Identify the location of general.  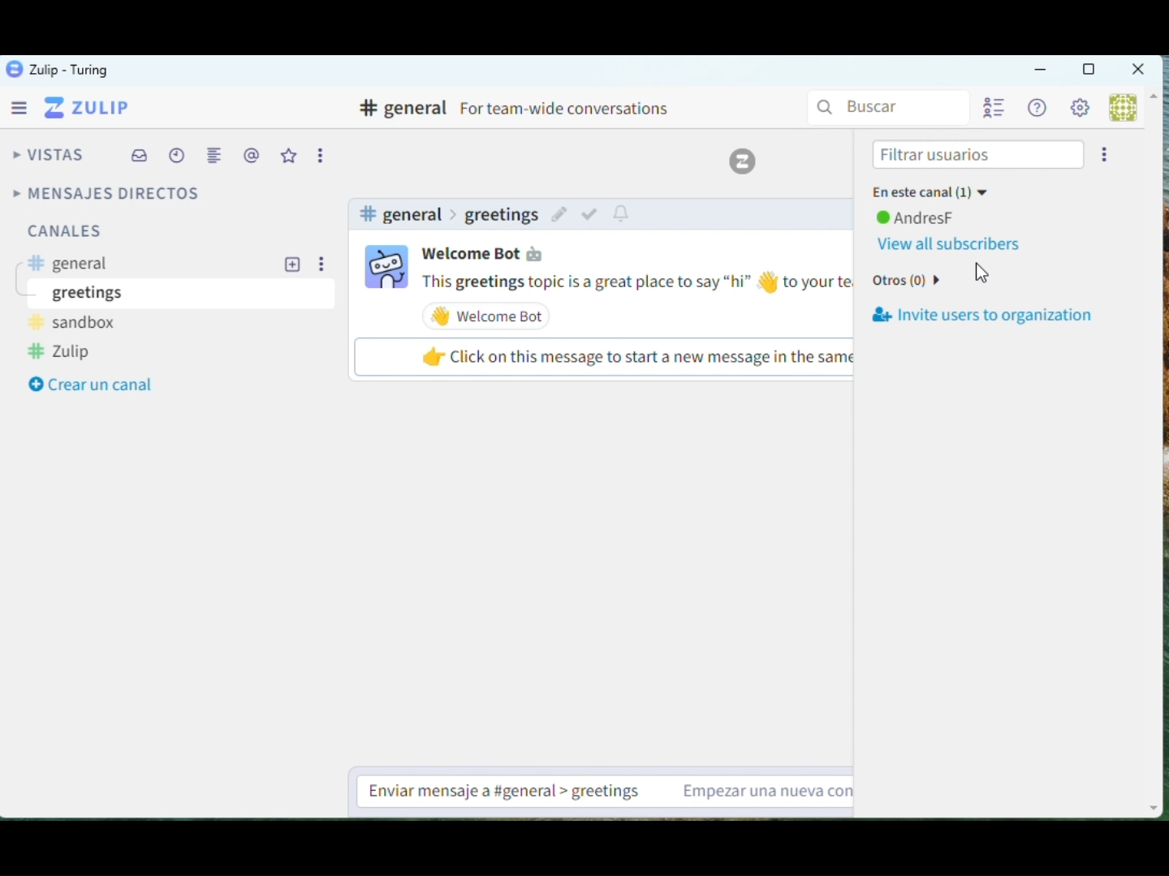
(75, 266).